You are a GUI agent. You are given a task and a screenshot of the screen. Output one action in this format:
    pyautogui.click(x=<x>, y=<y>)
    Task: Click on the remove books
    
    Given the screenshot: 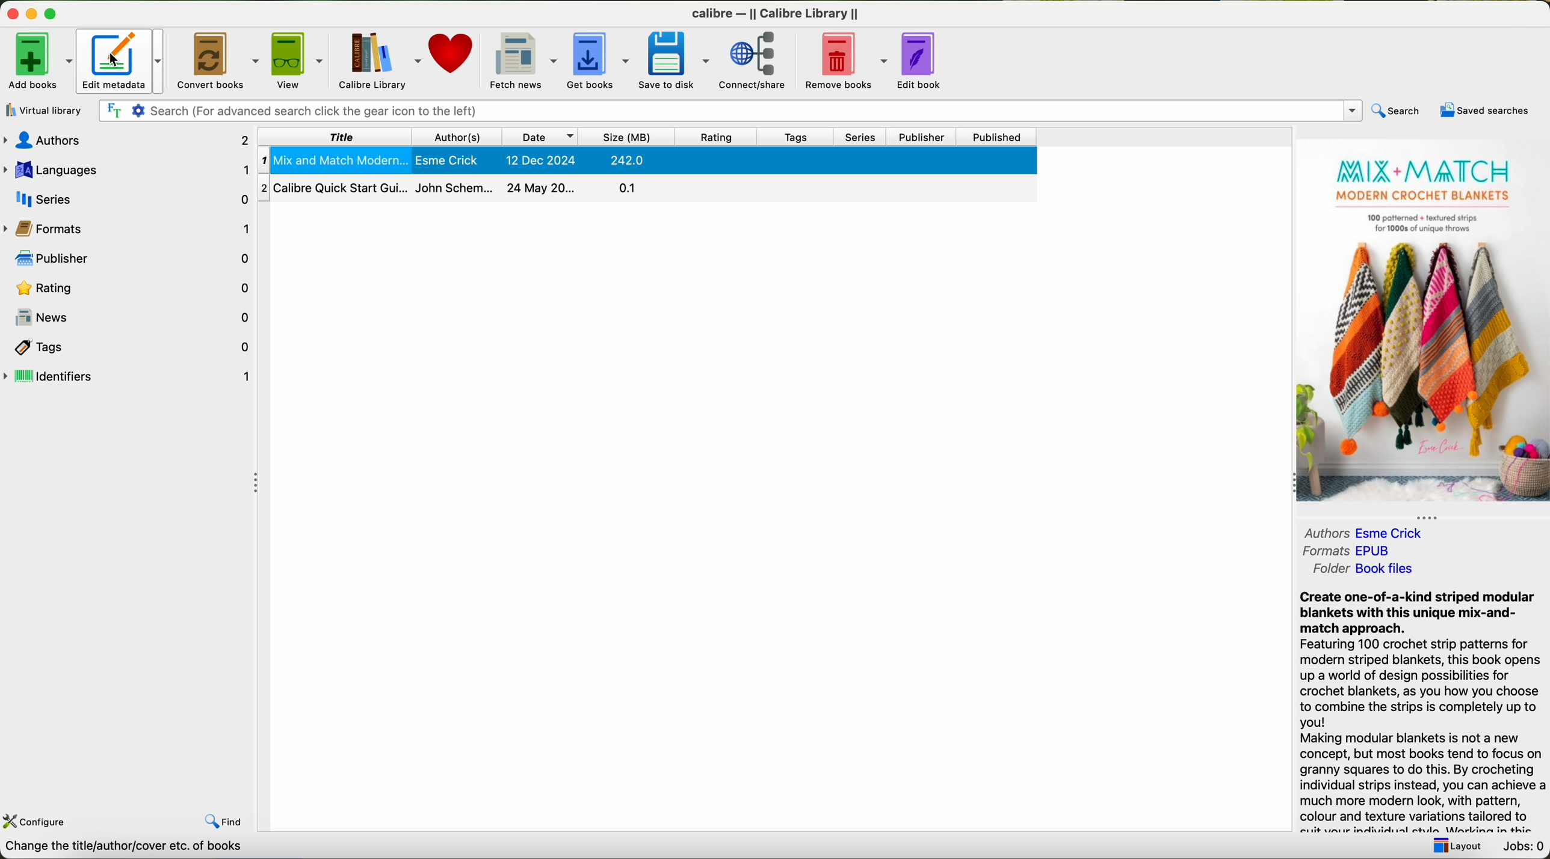 What is the action you would take?
    pyautogui.click(x=845, y=60)
    